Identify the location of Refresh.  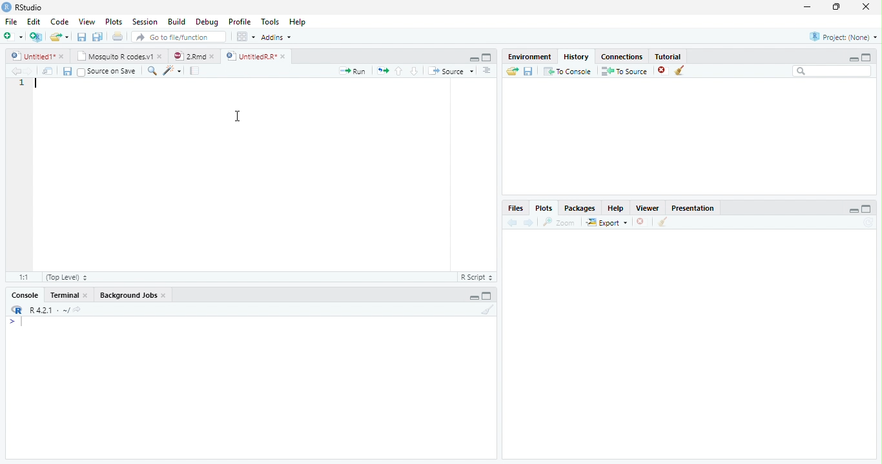
(870, 222).